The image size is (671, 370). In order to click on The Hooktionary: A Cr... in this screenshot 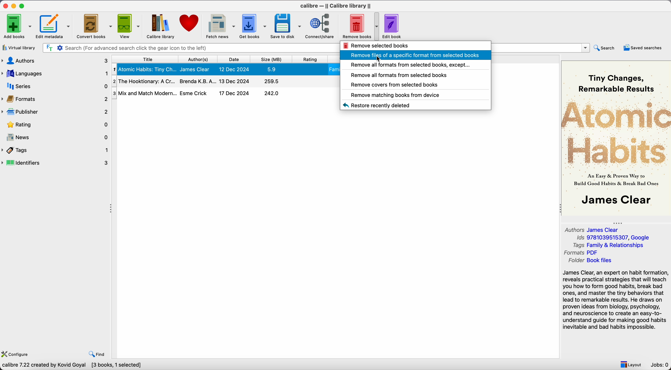, I will do `click(144, 81)`.